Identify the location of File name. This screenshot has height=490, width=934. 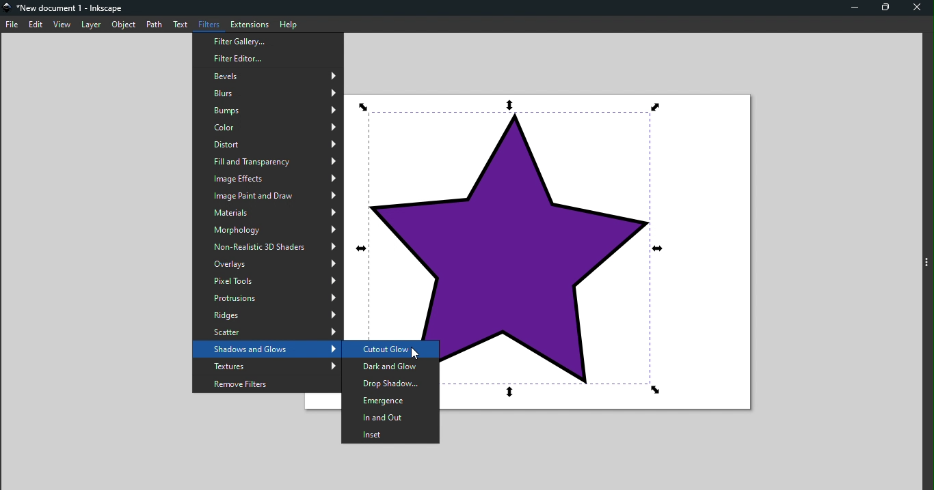
(65, 8).